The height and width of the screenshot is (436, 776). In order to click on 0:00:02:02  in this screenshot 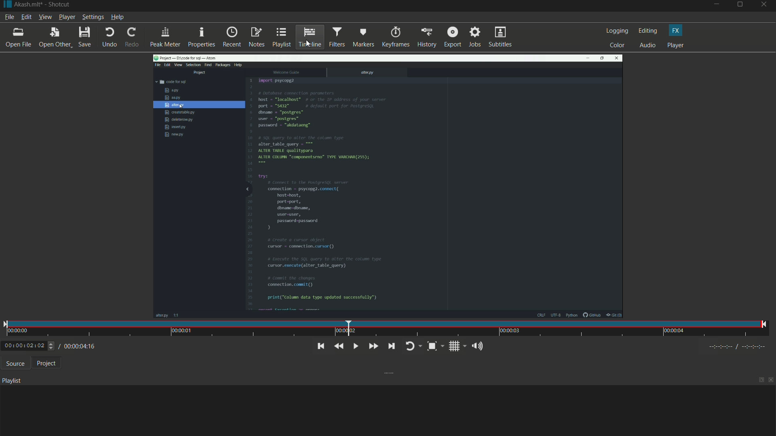, I will do `click(29, 346)`.